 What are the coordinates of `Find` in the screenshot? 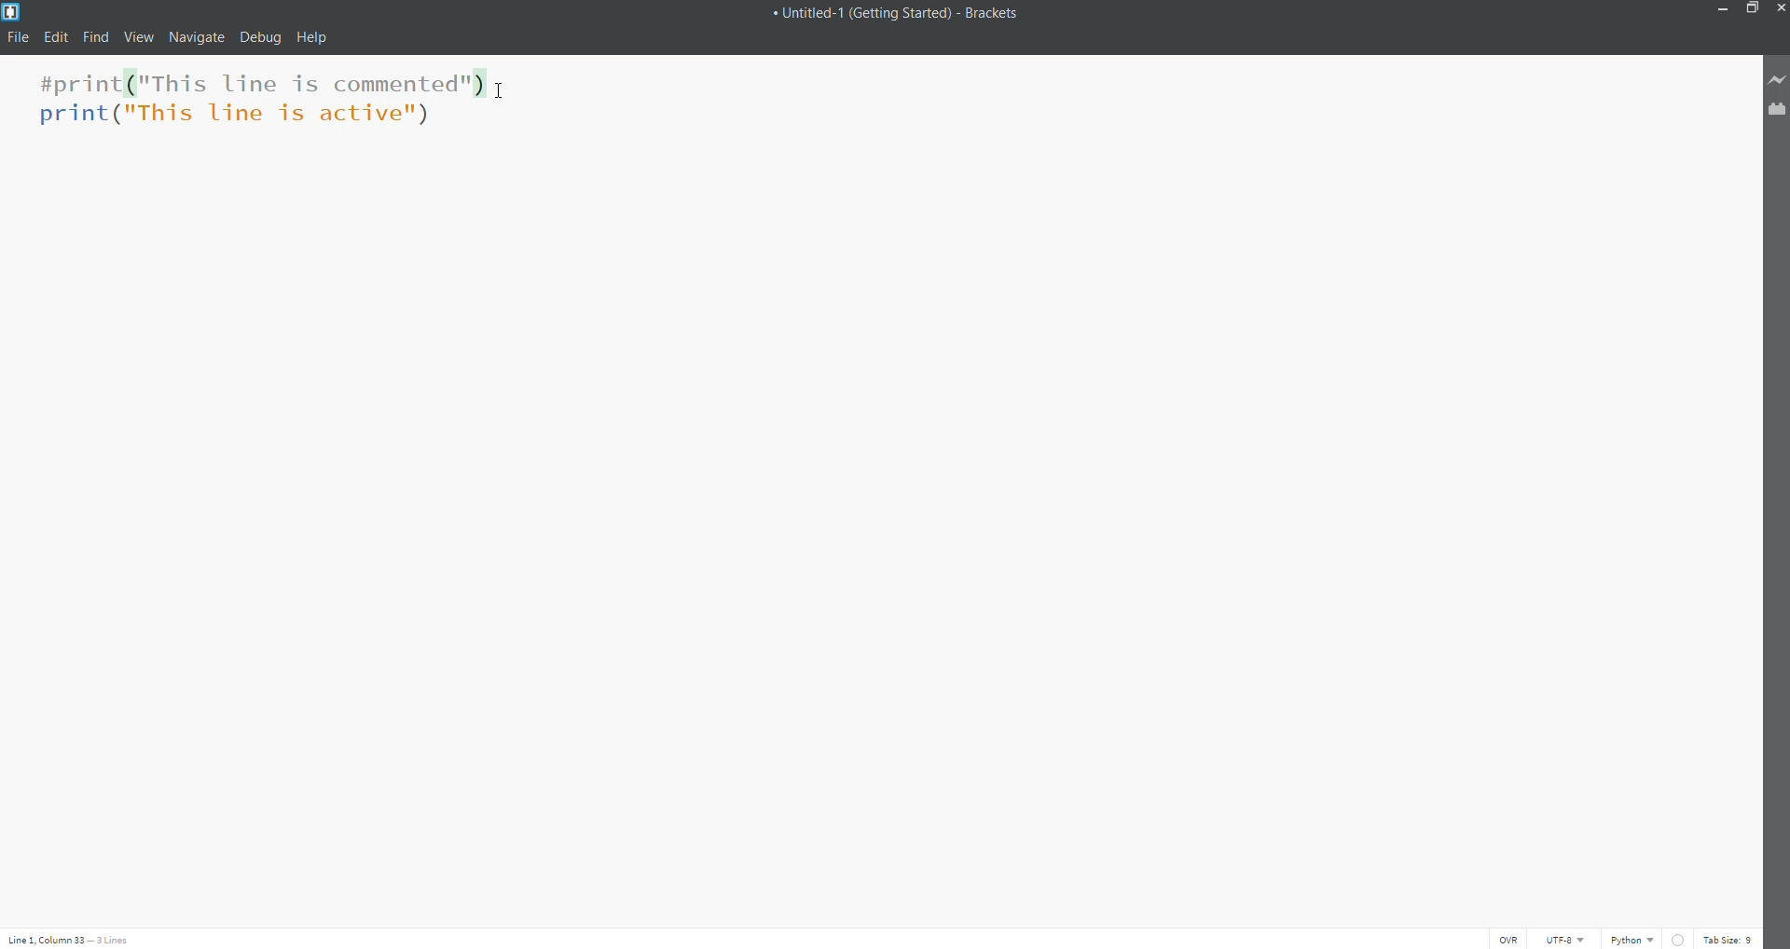 It's located at (94, 37).